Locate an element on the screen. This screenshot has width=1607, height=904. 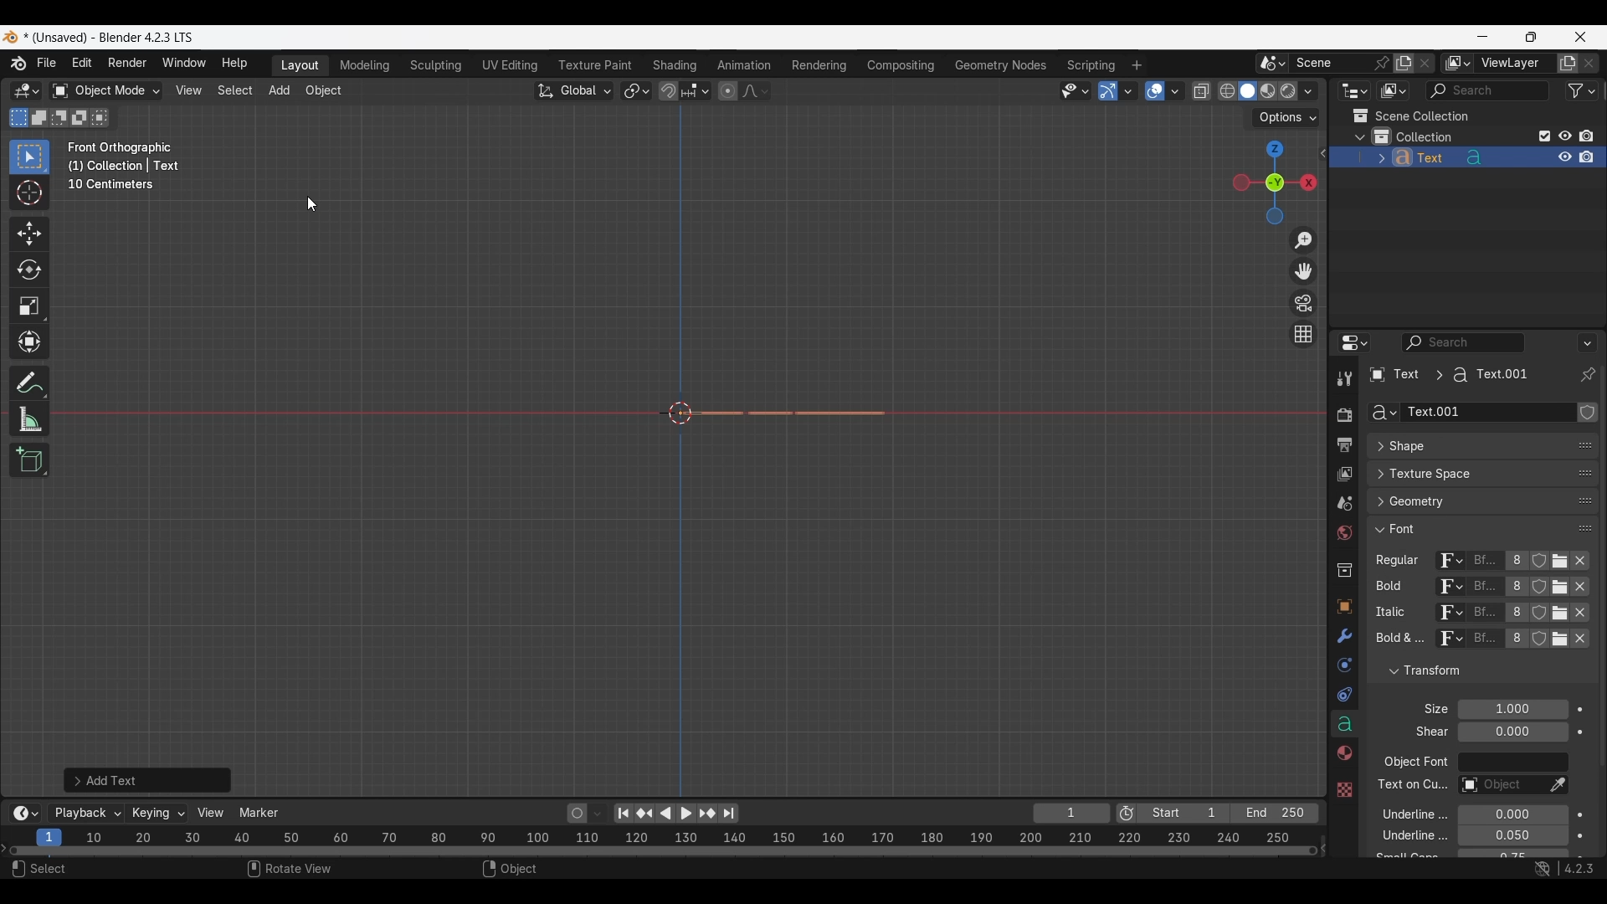
Pin scene to workspace is located at coordinates (1343, 63).